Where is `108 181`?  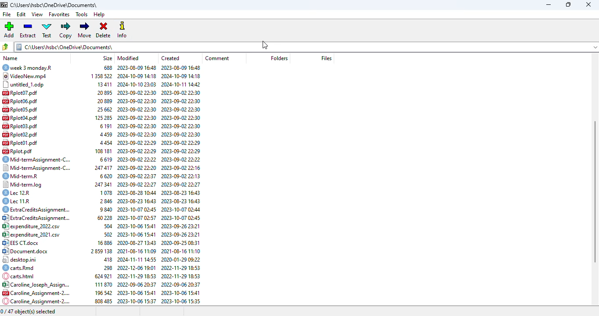
108 181 is located at coordinates (103, 151).